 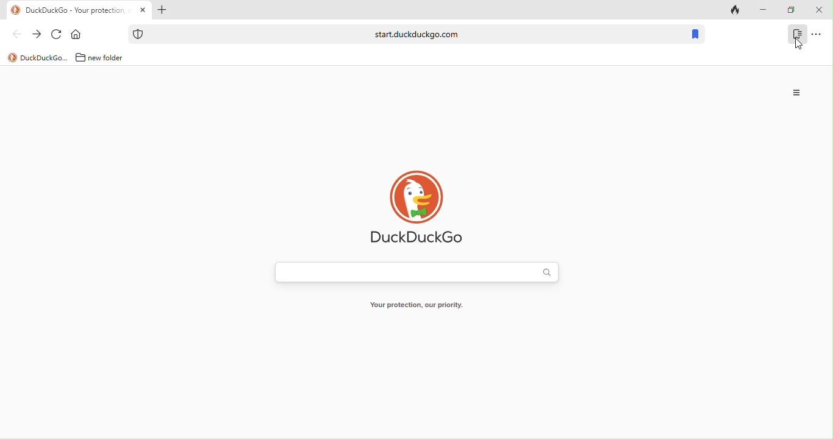 I want to click on bookmarks, so click(x=695, y=35).